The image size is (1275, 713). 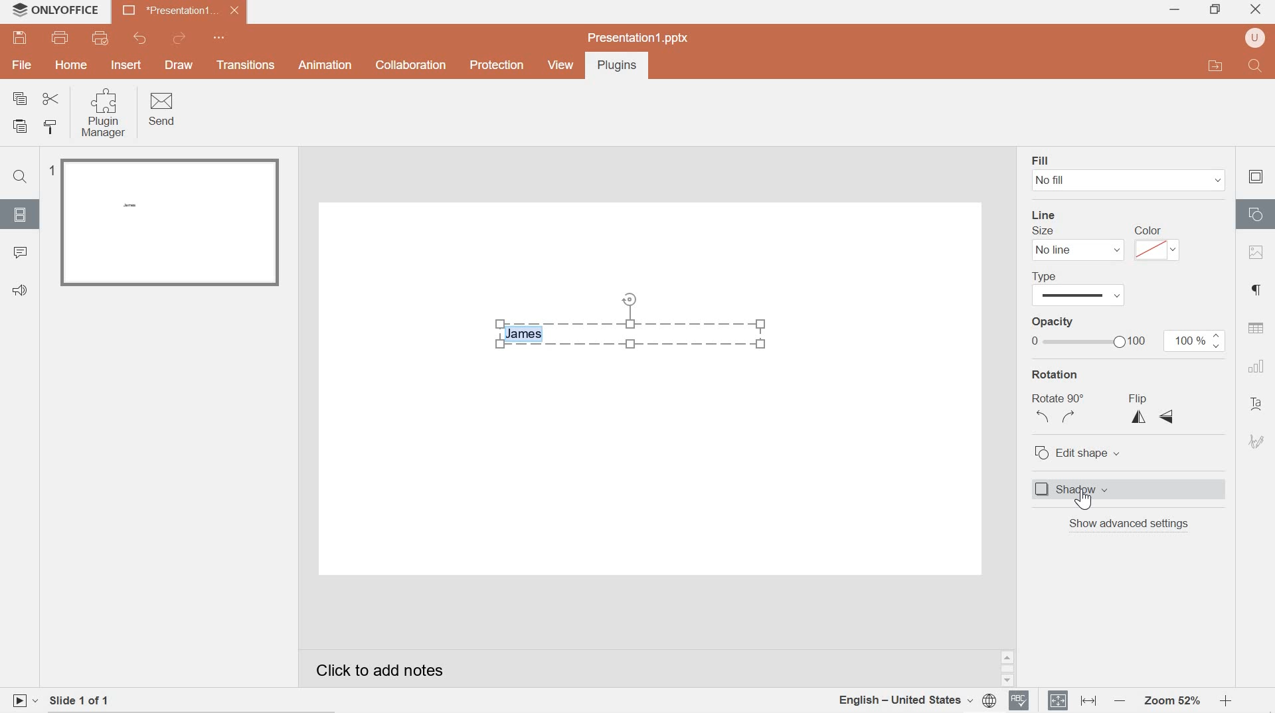 What do you see at coordinates (917, 699) in the screenshot?
I see `document language` at bounding box center [917, 699].